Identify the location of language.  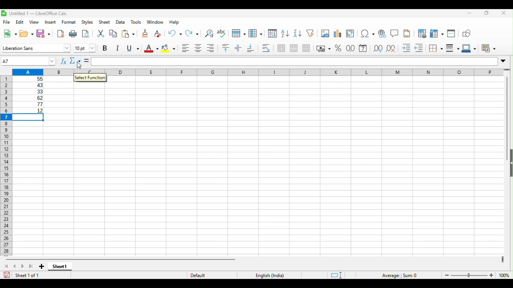
(269, 275).